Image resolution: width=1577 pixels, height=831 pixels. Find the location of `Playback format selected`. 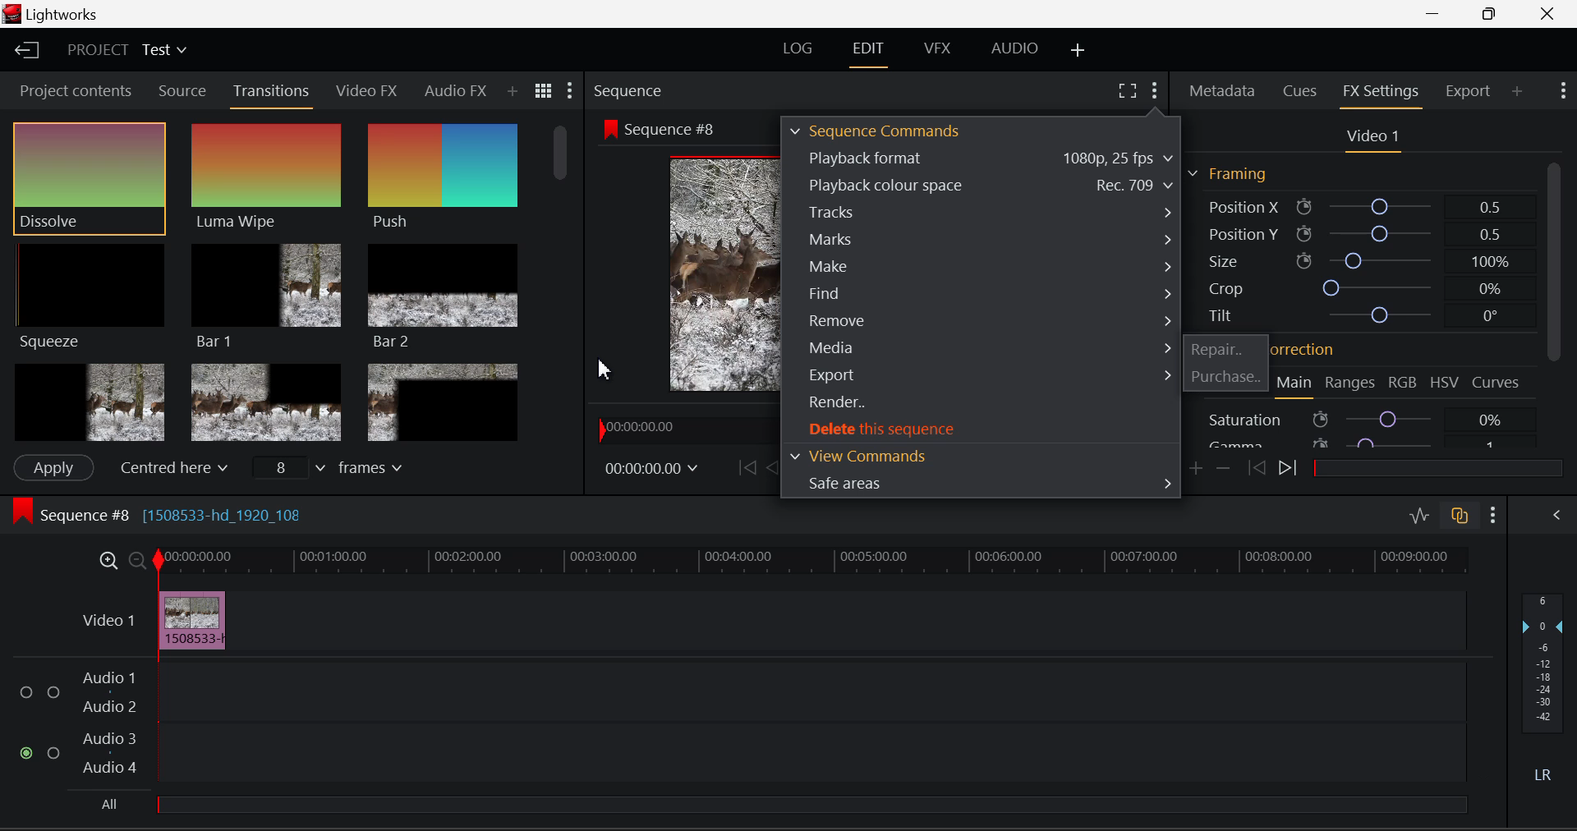

Playback format selected is located at coordinates (986, 160).